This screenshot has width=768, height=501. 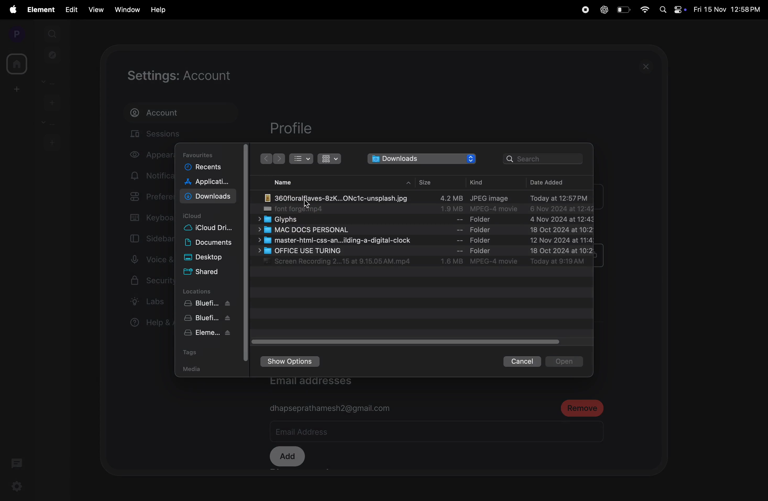 What do you see at coordinates (645, 10) in the screenshot?
I see `wifi` at bounding box center [645, 10].